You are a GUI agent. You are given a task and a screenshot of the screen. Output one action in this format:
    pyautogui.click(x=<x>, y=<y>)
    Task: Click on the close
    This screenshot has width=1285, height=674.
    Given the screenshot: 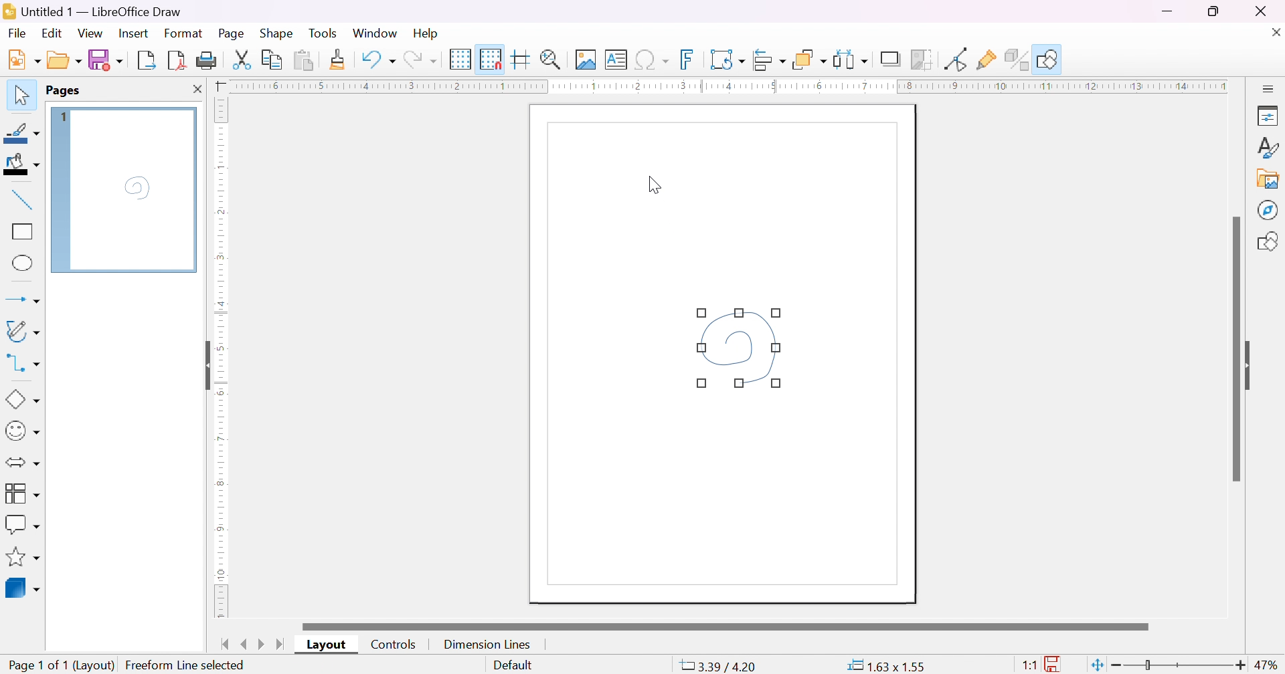 What is the action you would take?
    pyautogui.click(x=1260, y=9)
    